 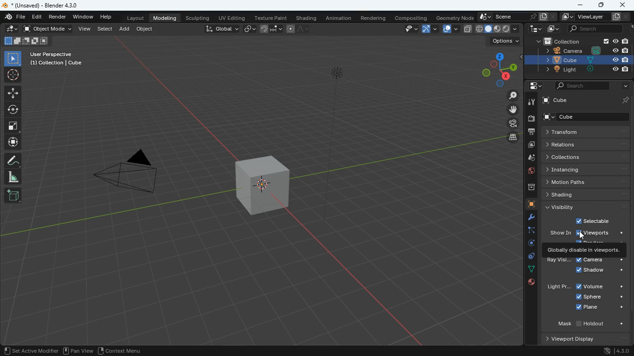 I want to click on tools, so click(x=531, y=102).